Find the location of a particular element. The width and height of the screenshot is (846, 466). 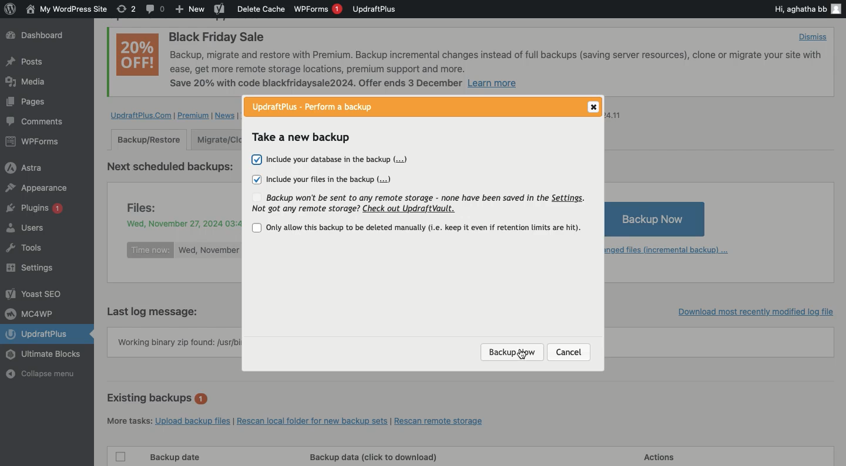

Include your database in the backup is located at coordinates (331, 160).